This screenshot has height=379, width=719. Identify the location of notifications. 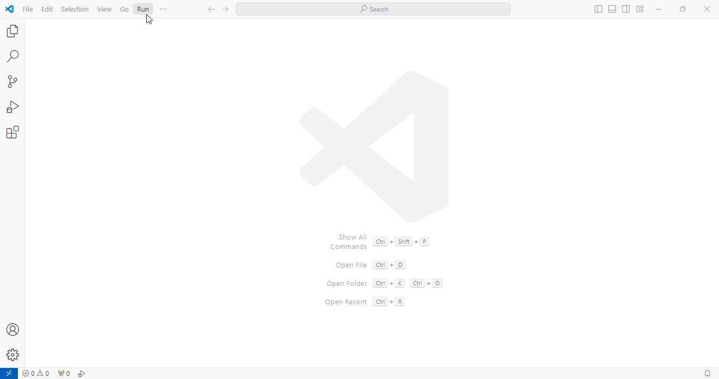
(708, 374).